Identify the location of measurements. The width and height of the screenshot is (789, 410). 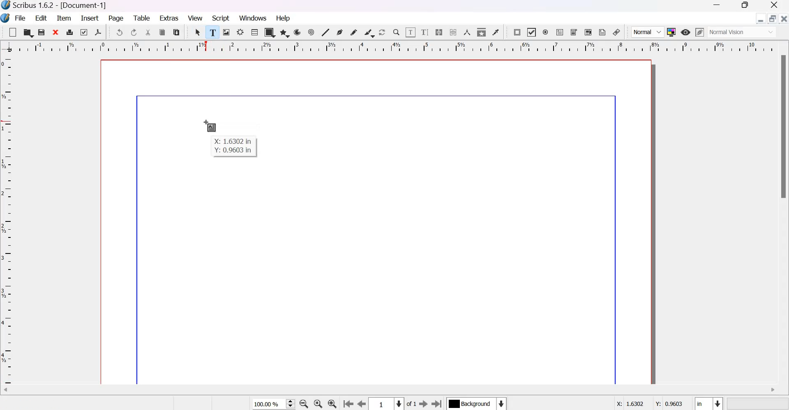
(467, 32).